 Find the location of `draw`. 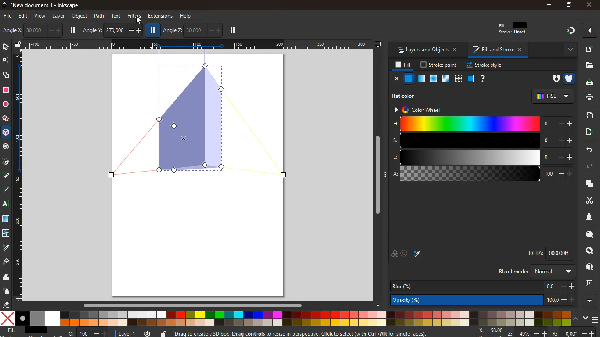

draw is located at coordinates (6, 177).